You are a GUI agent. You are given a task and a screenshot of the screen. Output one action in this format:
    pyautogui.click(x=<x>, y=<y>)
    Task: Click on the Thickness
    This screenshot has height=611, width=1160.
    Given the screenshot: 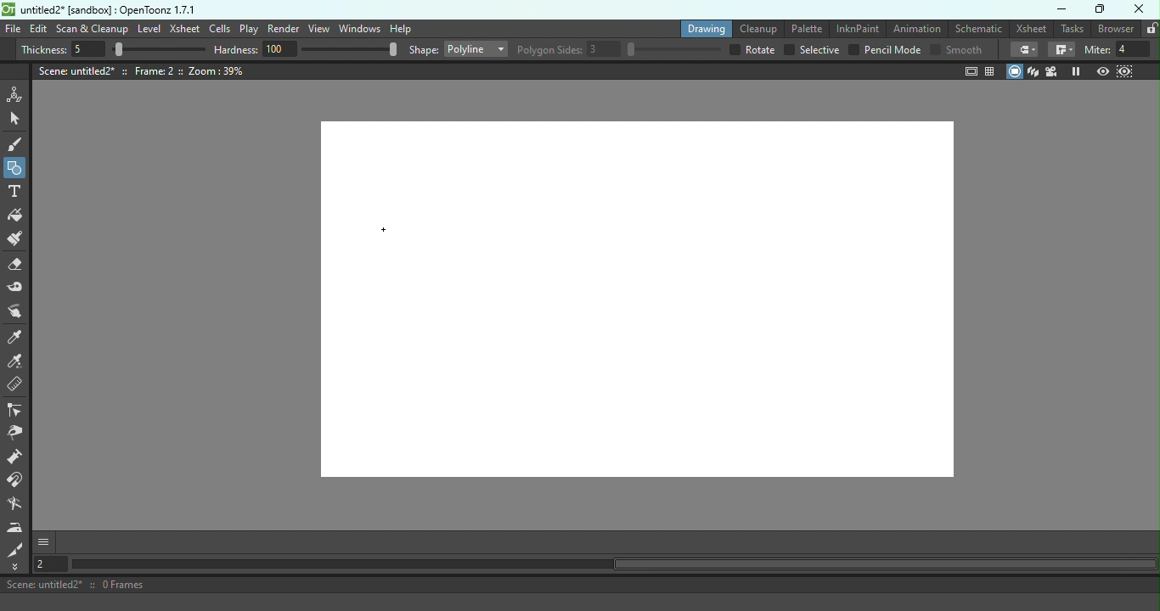 What is the action you would take?
    pyautogui.click(x=113, y=49)
    